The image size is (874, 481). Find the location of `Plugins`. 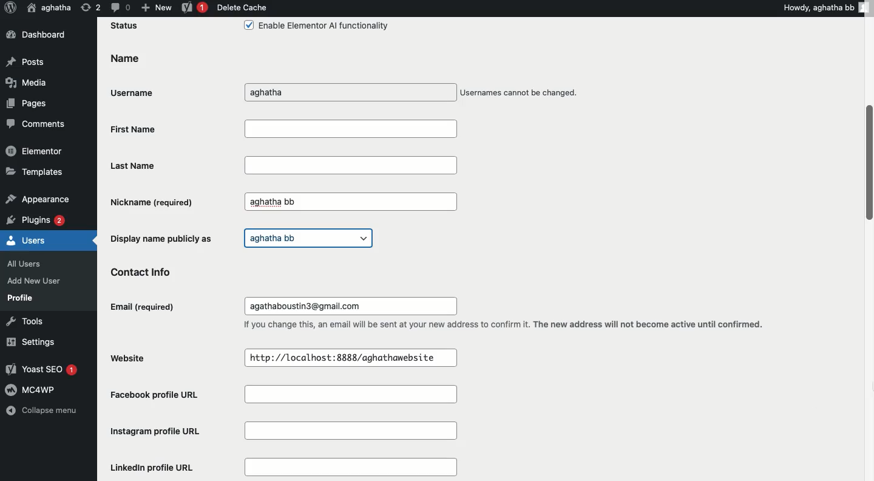

Plugins is located at coordinates (37, 219).